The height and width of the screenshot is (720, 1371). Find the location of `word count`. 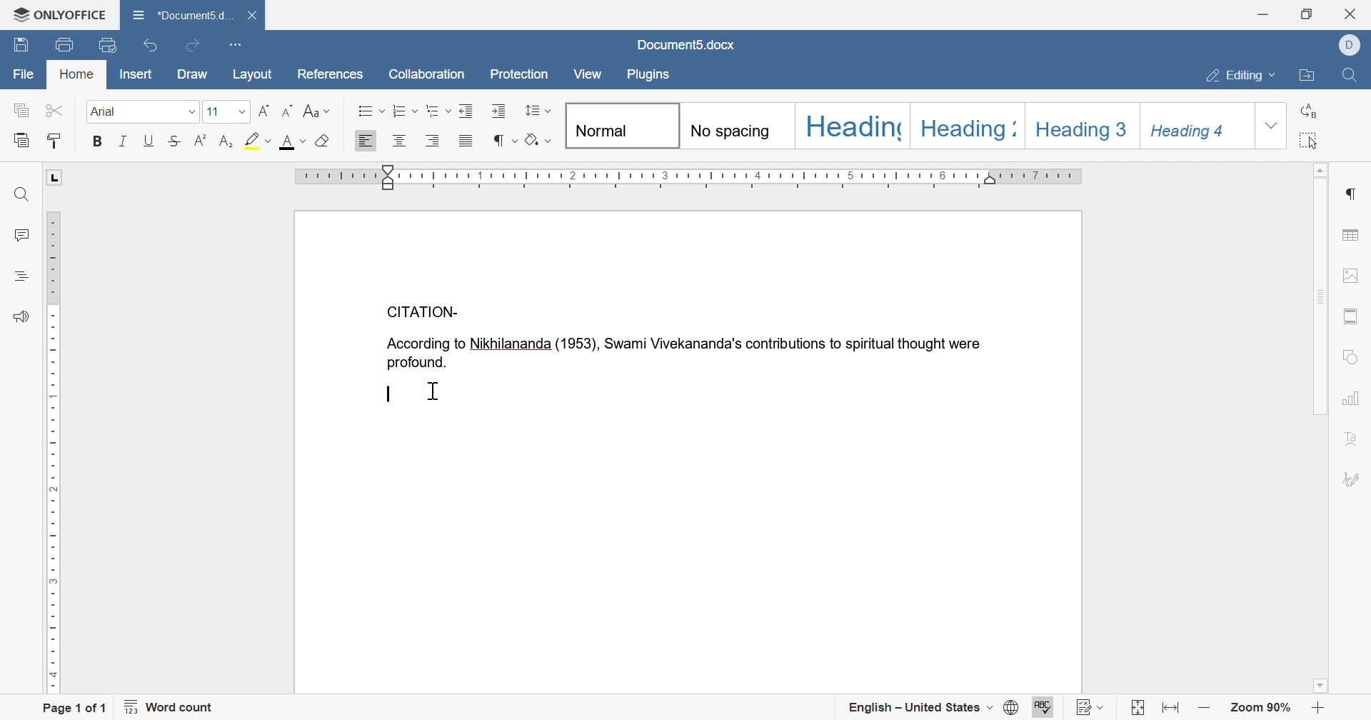

word count is located at coordinates (169, 708).